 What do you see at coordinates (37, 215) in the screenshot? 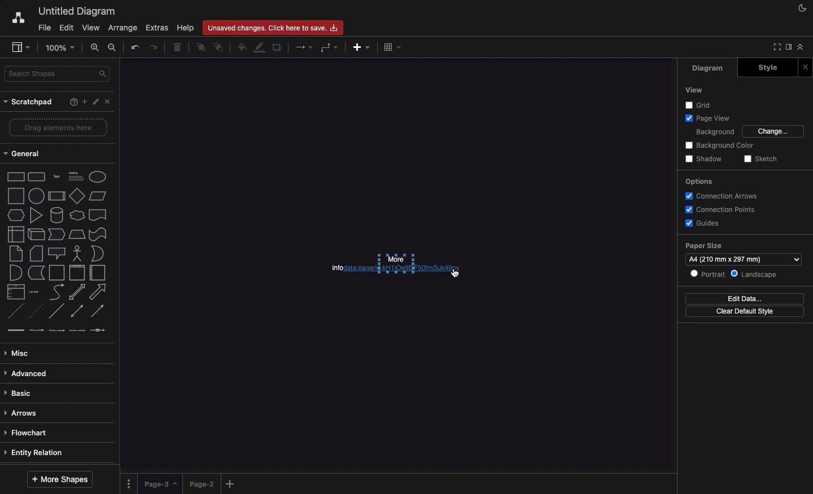
I see `triangle` at bounding box center [37, 215].